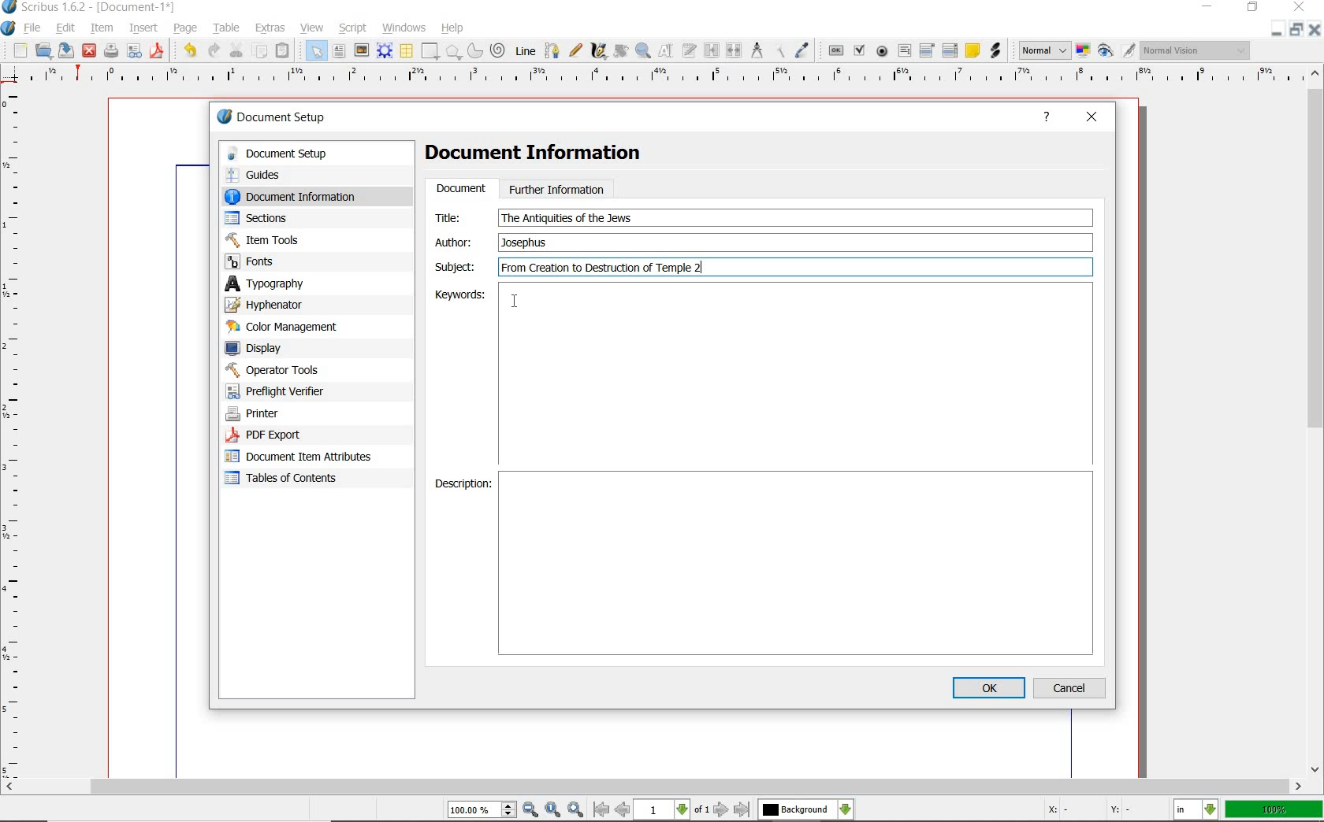 This screenshot has height=822, width=1324. I want to click on save as pdf, so click(157, 53).